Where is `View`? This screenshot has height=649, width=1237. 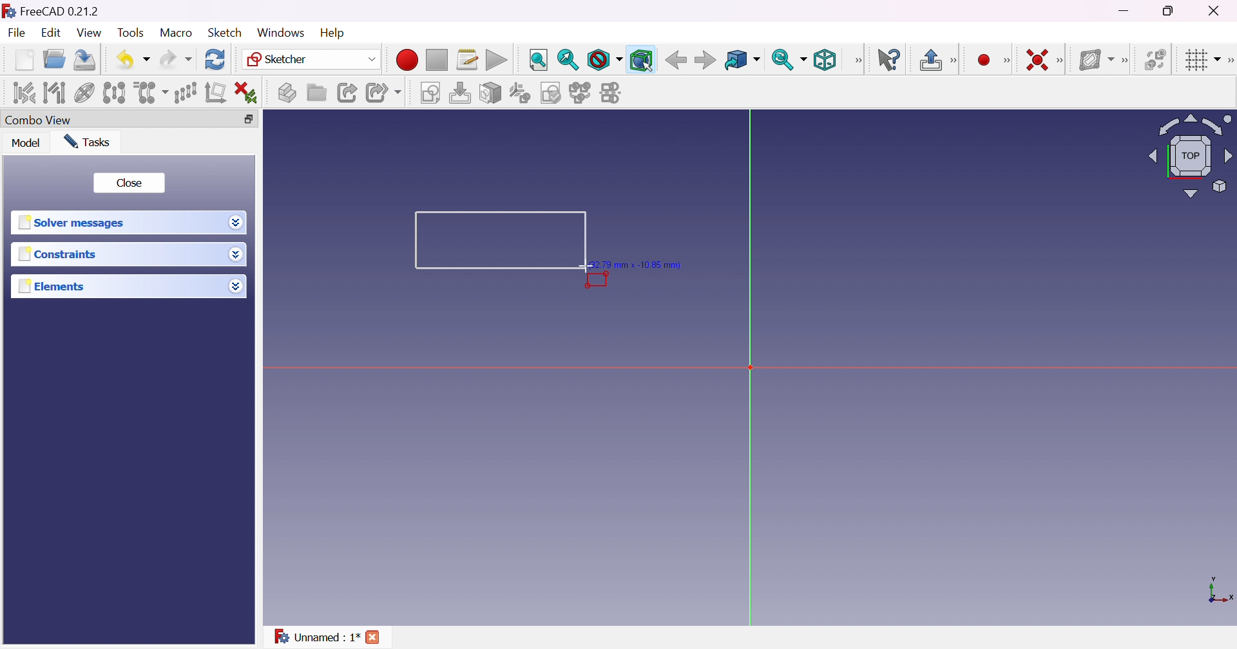
View is located at coordinates (90, 32).